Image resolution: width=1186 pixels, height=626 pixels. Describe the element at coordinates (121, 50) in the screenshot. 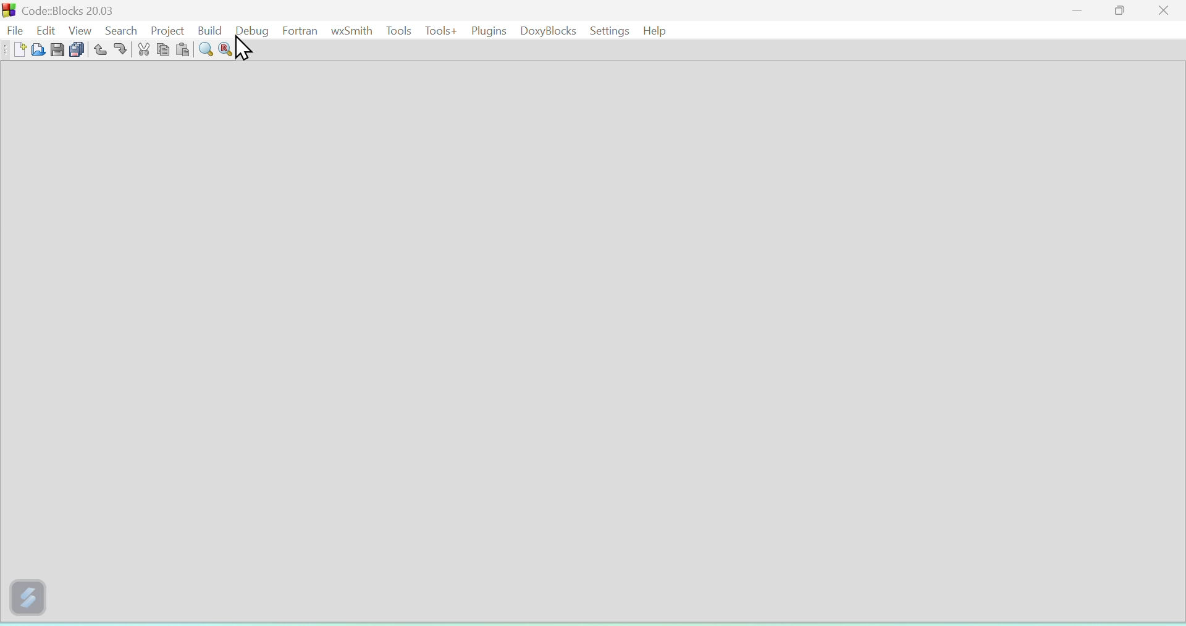

I see `redo` at that location.